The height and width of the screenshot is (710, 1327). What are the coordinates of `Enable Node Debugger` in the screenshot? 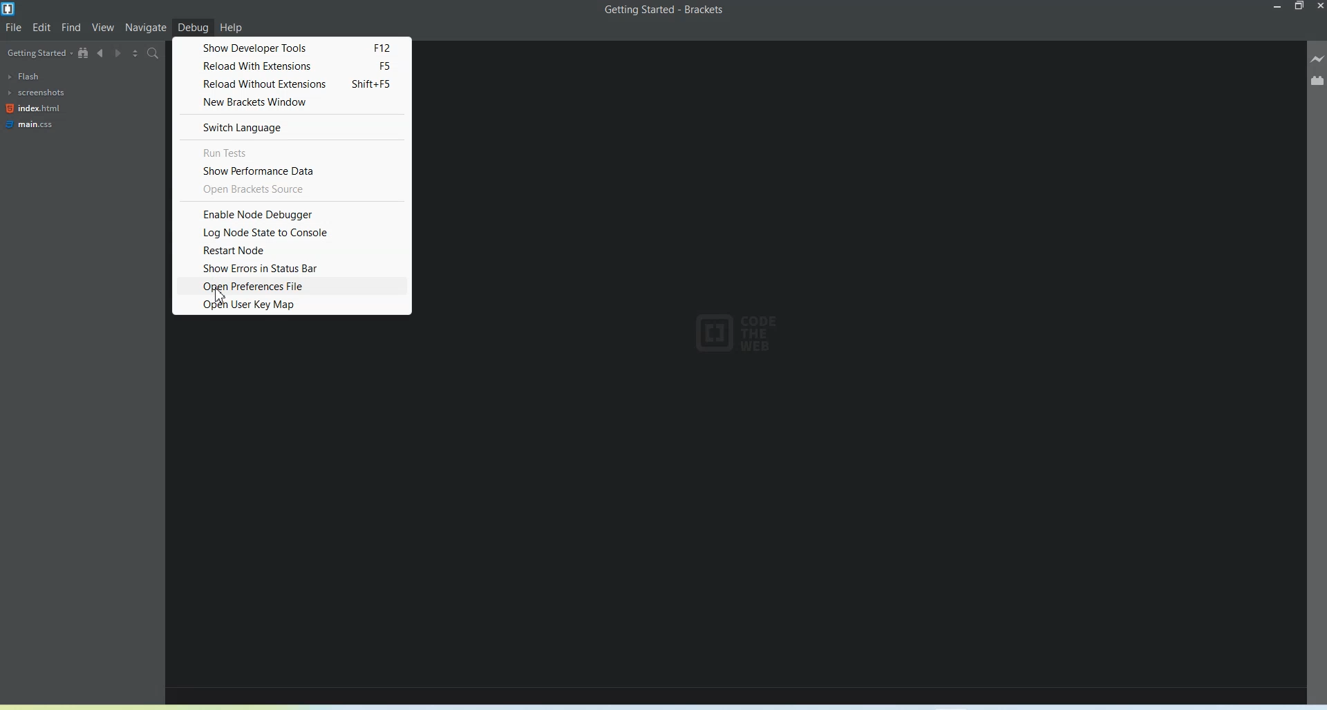 It's located at (291, 214).